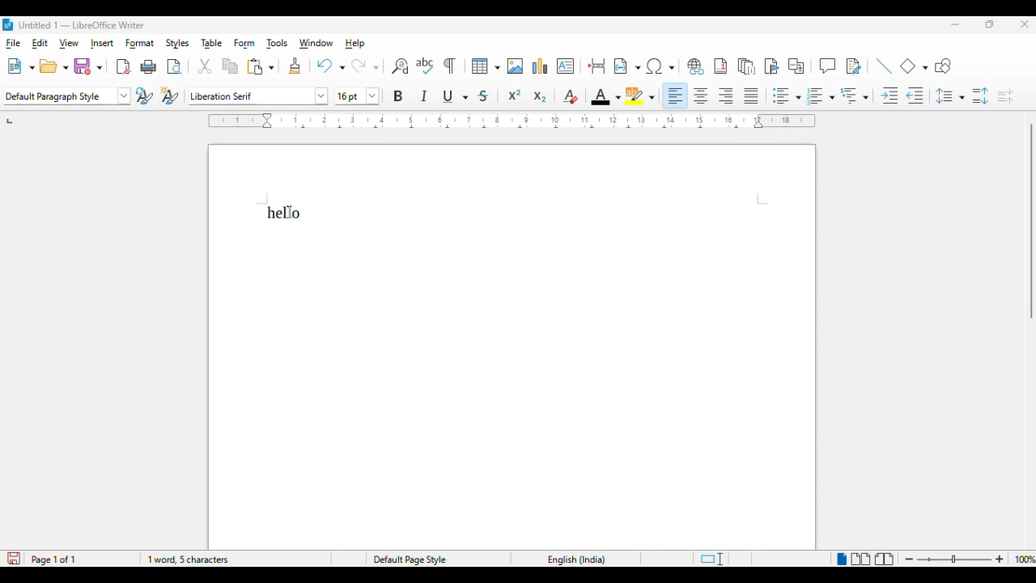 The width and height of the screenshot is (1036, 583). I want to click on superscript, so click(515, 95).